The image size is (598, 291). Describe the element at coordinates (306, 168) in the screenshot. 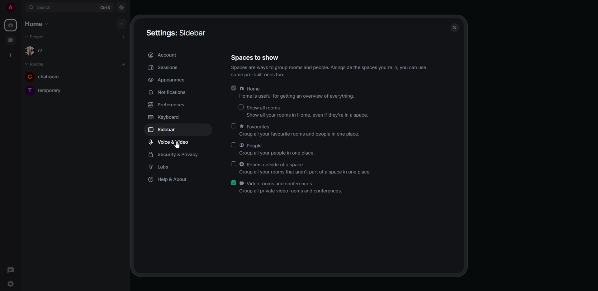

I see `rooms outside of a space` at that location.